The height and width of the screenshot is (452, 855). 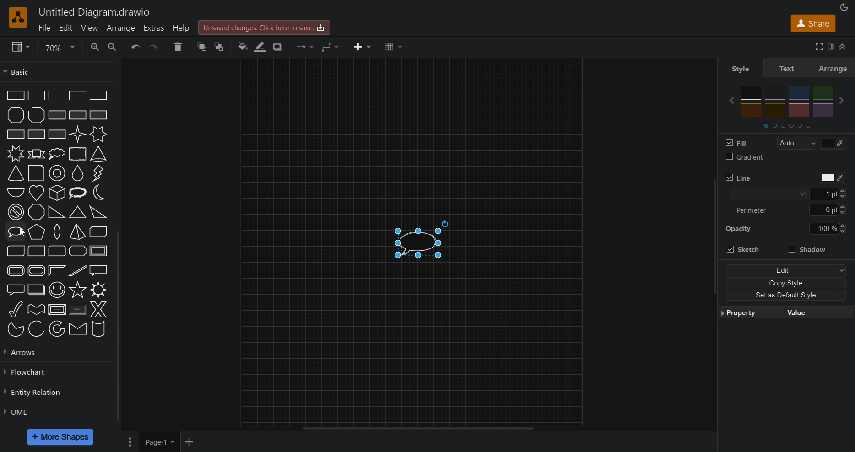 I want to click on Partial Rectangle, so click(x=55, y=96).